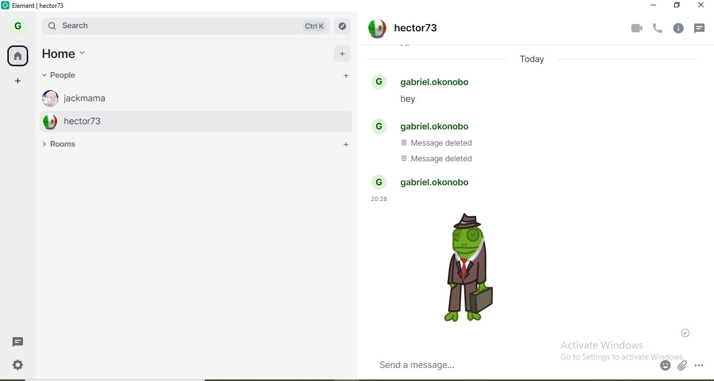 Image resolution: width=714 pixels, height=381 pixels. Describe the element at coordinates (18, 80) in the screenshot. I see `add space` at that location.